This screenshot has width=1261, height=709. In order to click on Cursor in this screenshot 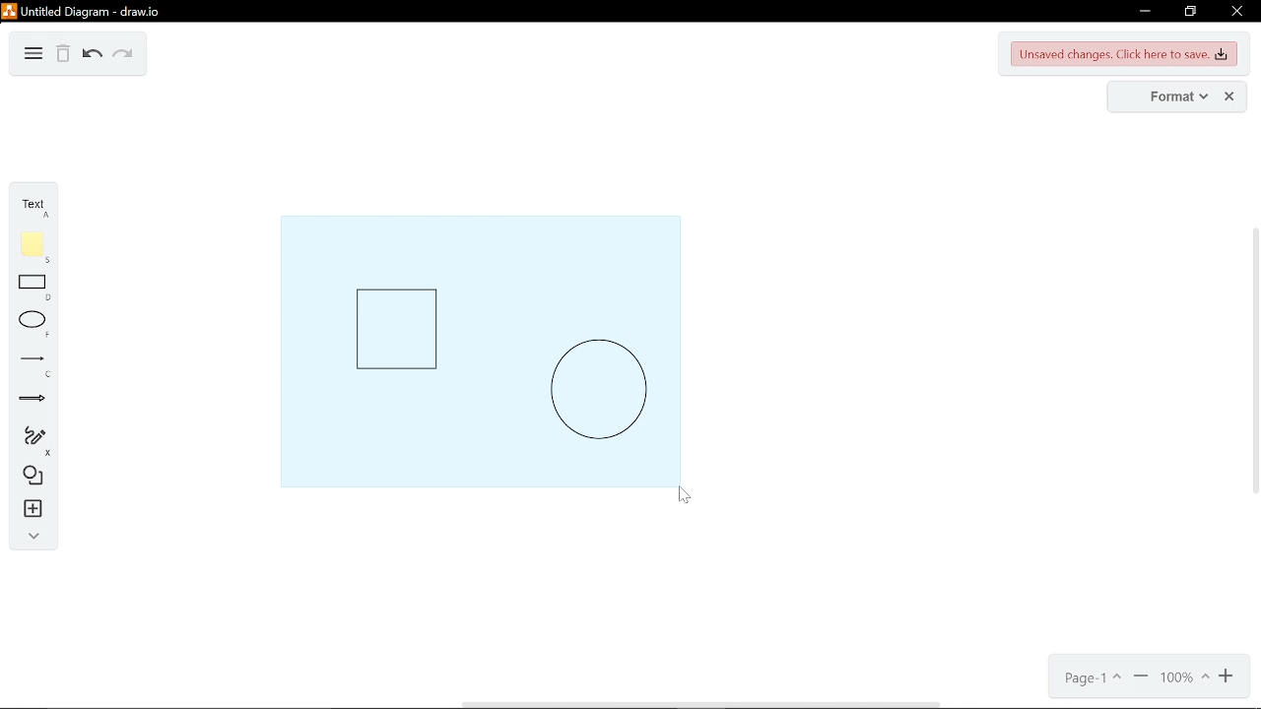, I will do `click(685, 496)`.